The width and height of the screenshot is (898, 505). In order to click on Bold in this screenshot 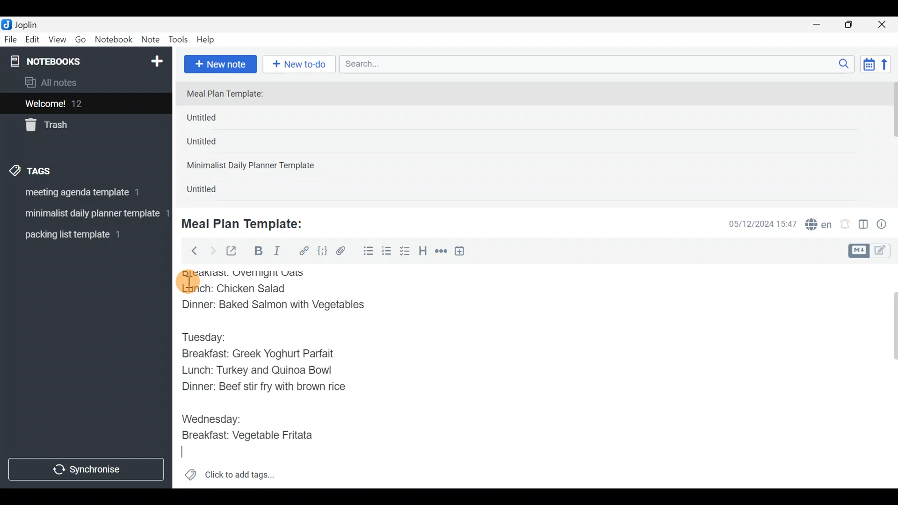, I will do `click(258, 252)`.